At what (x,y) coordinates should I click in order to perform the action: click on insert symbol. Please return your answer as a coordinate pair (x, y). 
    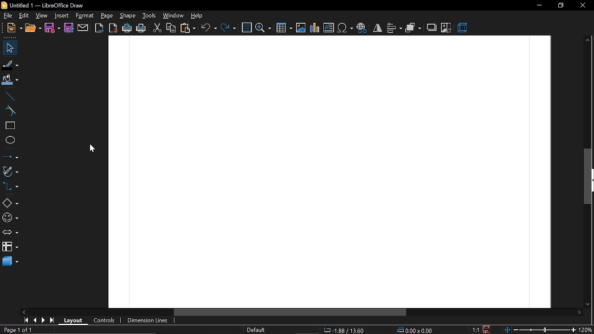
    Looking at the image, I should click on (346, 28).